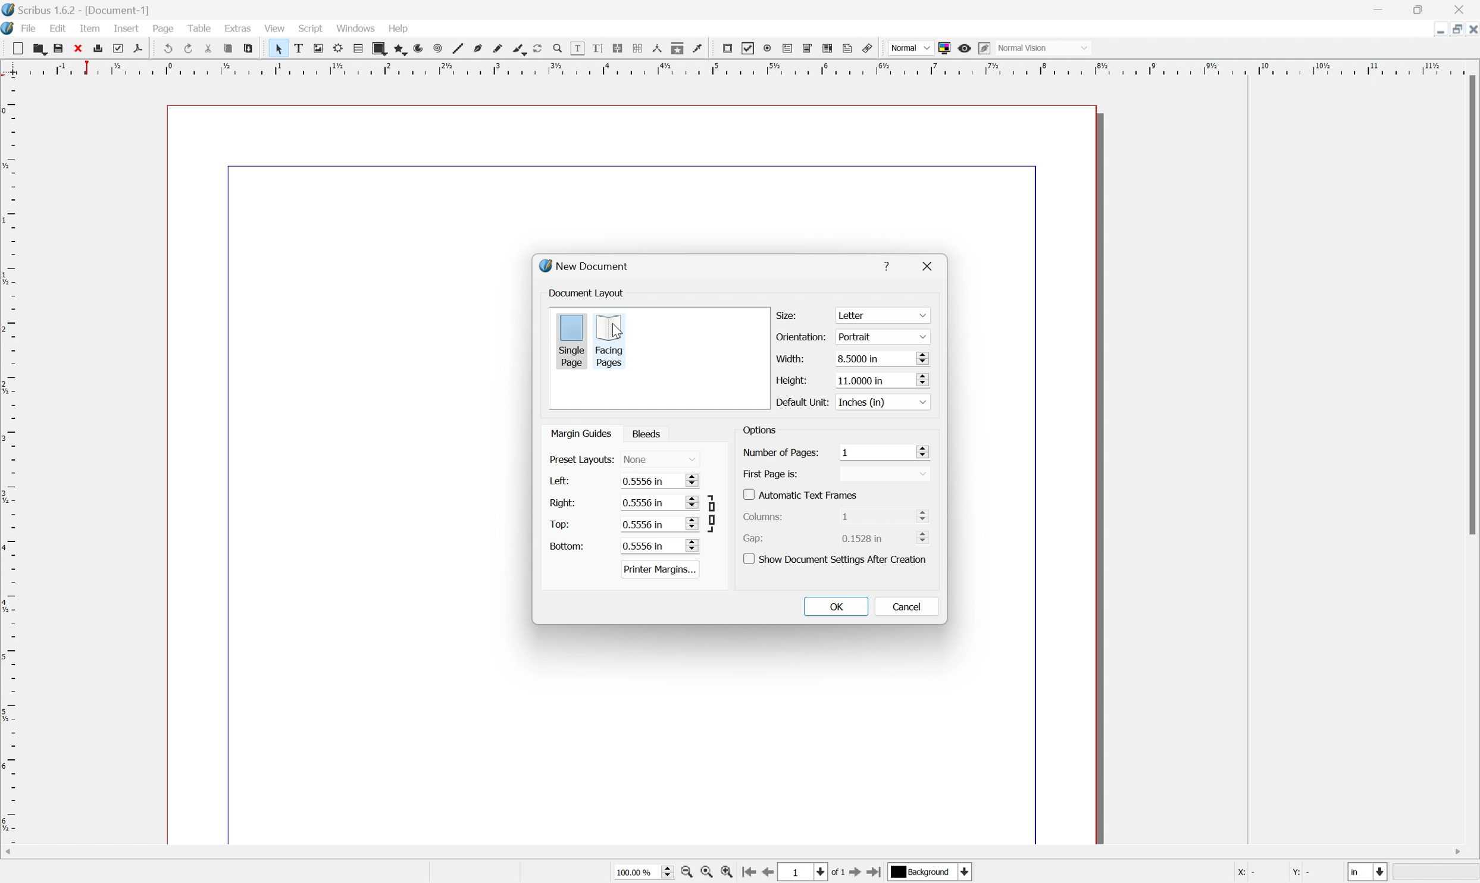  Describe the element at coordinates (749, 850) in the screenshot. I see `Scroll bar` at that location.